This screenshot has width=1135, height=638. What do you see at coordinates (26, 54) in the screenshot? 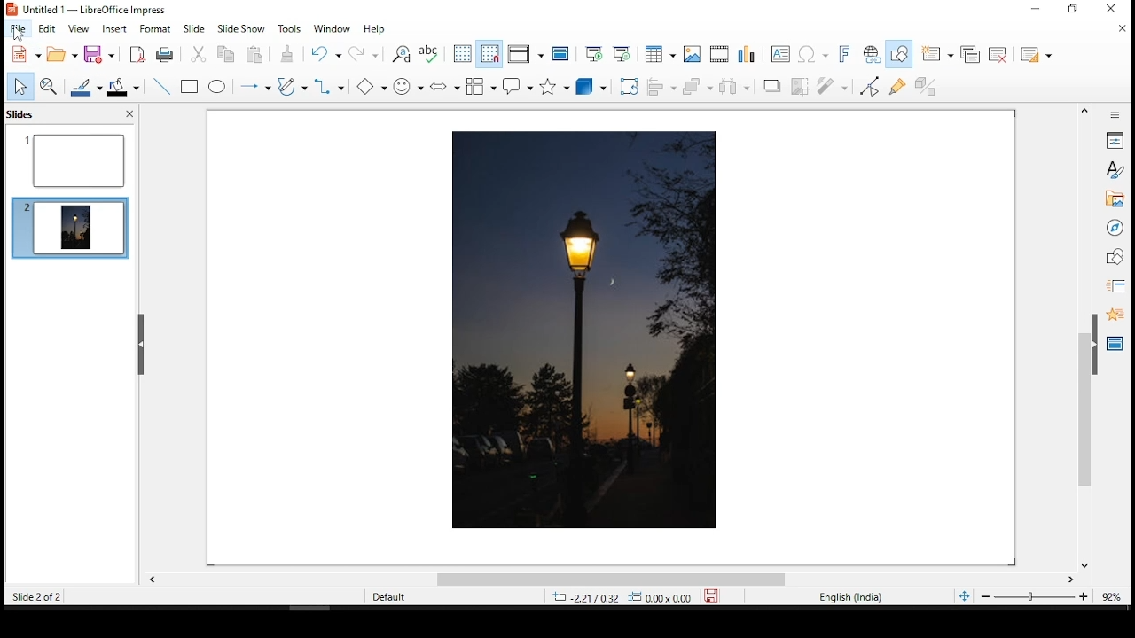
I see `new` at bounding box center [26, 54].